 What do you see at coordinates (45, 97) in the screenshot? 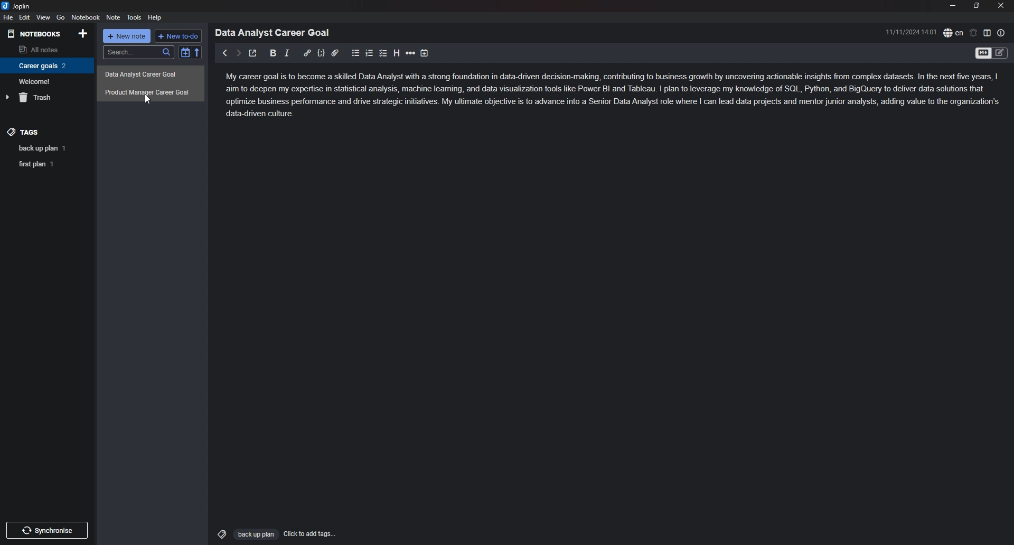
I see `trash` at bounding box center [45, 97].